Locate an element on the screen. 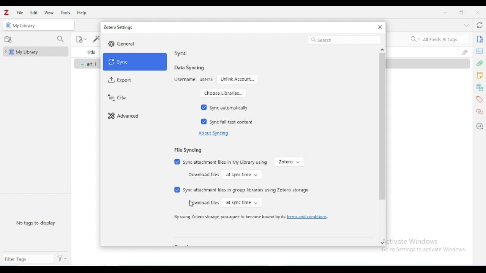 Image resolution: width=486 pixels, height=273 pixels. by using zotero storage, you agree to become bound by its is located at coordinates (229, 217).